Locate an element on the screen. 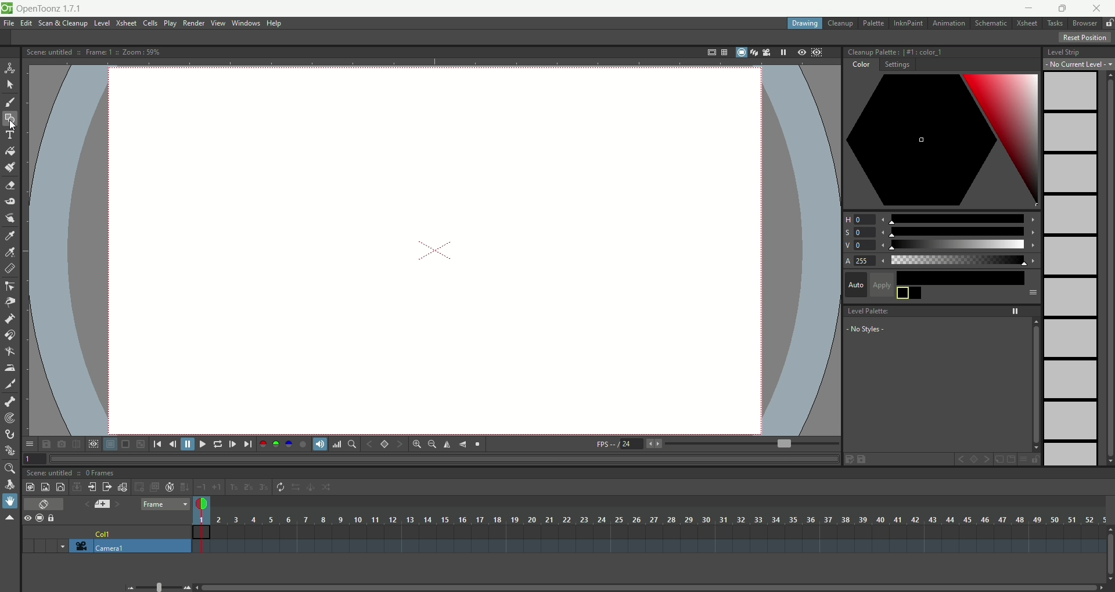  fill in empty cells is located at coordinates (184, 487).